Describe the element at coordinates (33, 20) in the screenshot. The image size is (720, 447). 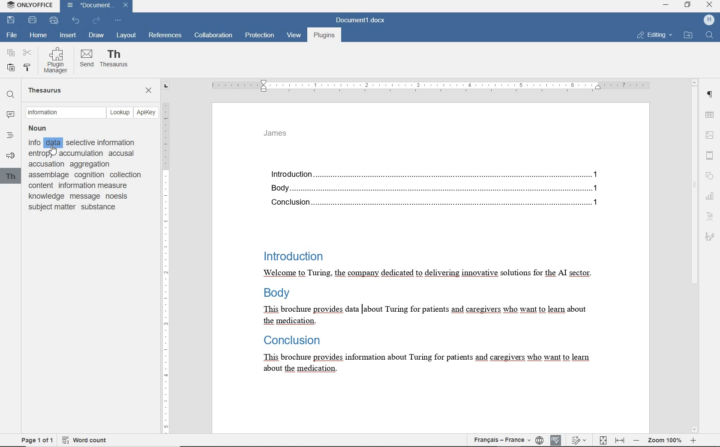
I see `PRINT` at that location.